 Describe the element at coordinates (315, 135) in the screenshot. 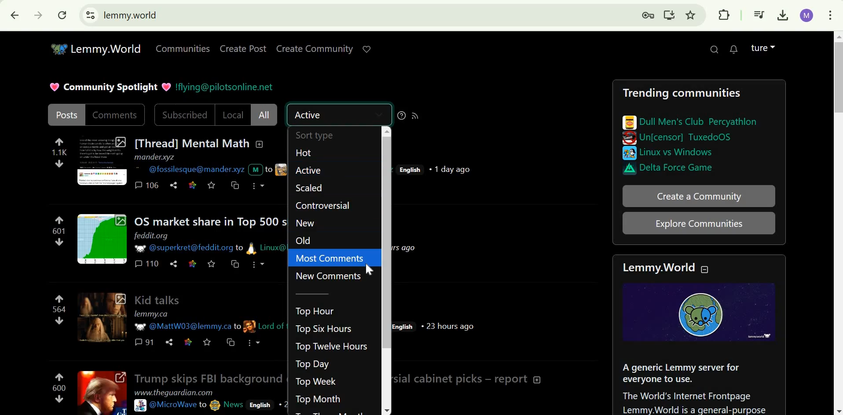

I see `Sort type` at that location.